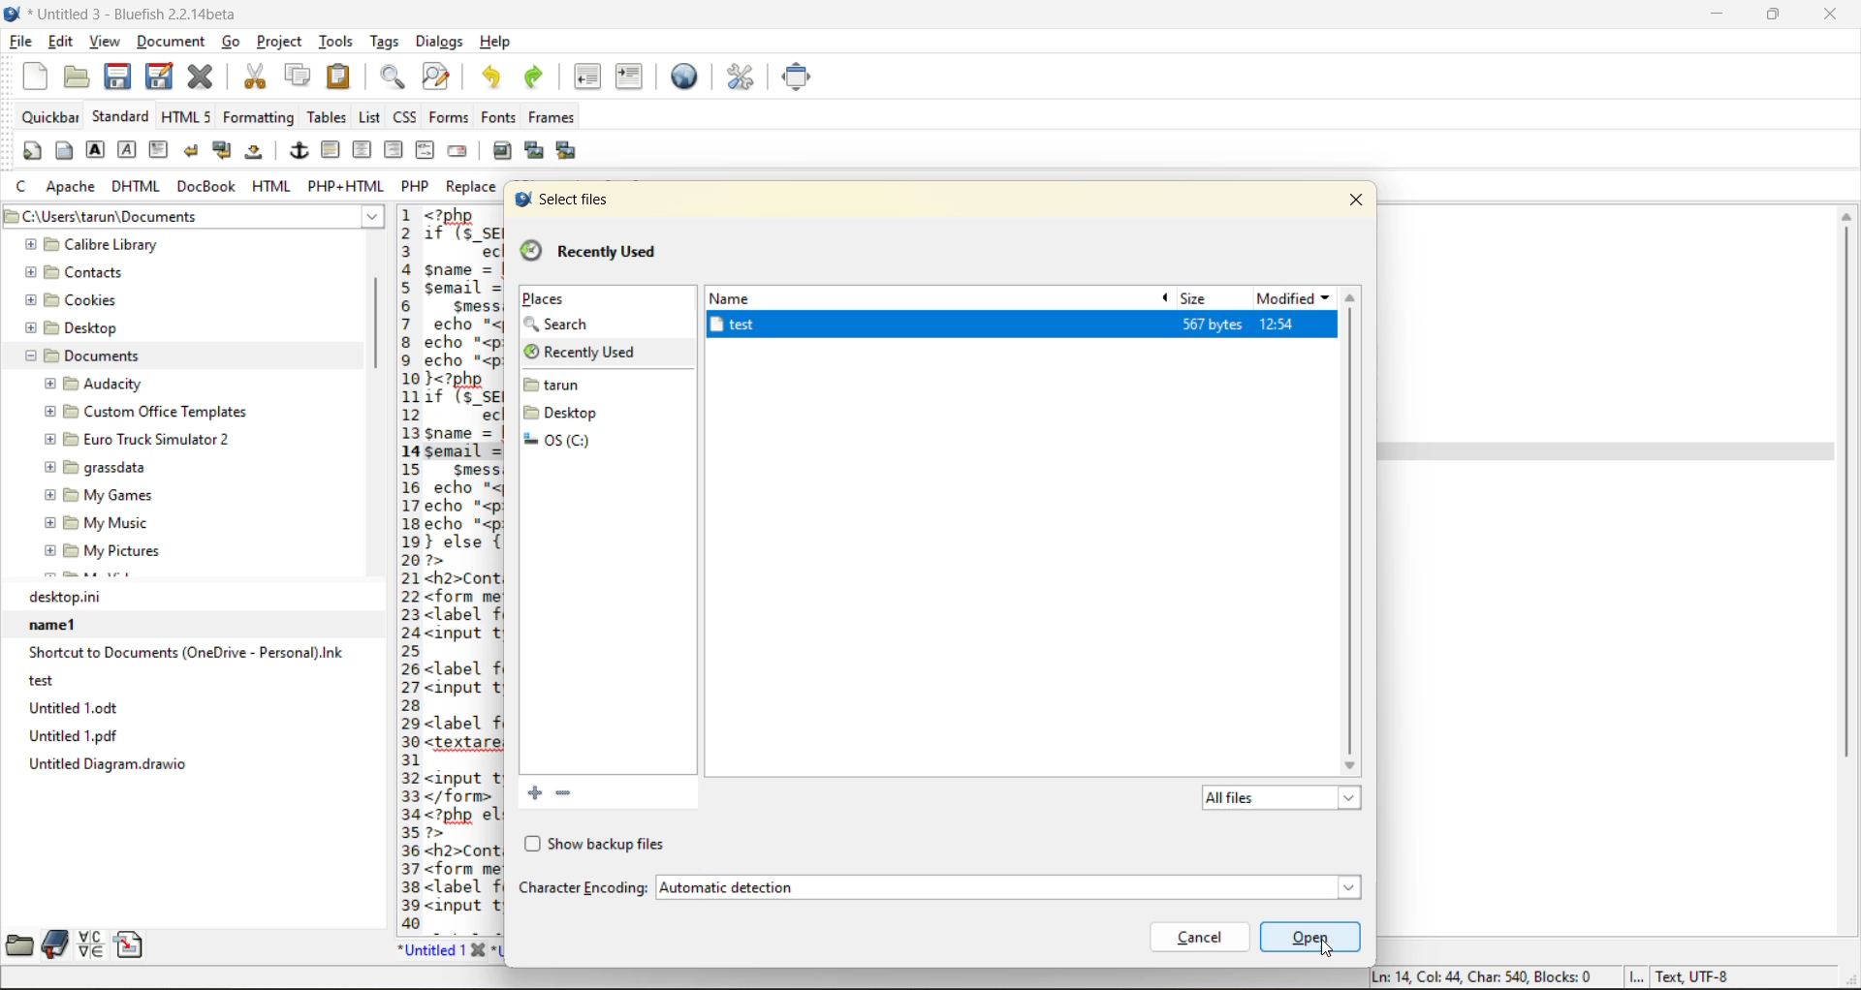 The image size is (1861, 990). What do you see at coordinates (49, 117) in the screenshot?
I see `quickbar` at bounding box center [49, 117].